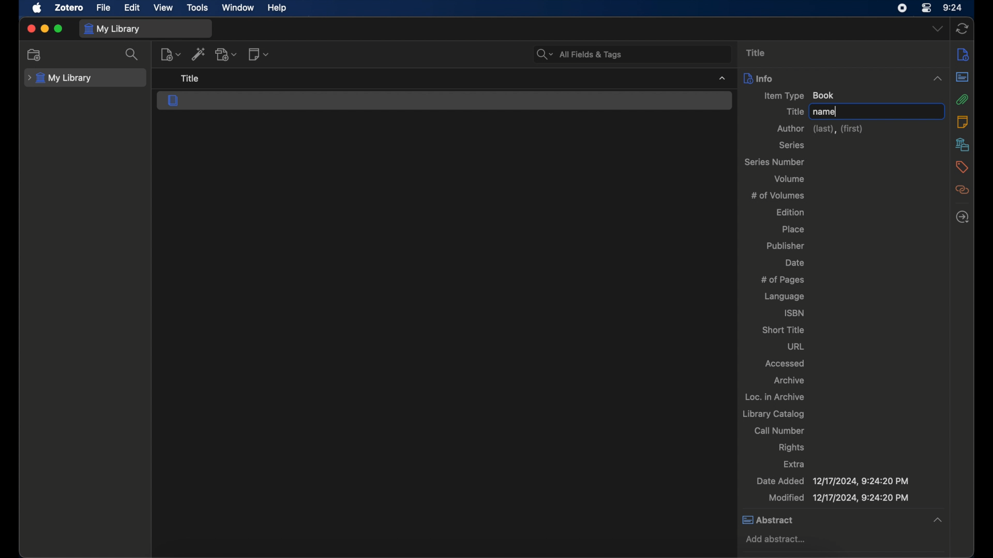  What do you see at coordinates (946, 259) in the screenshot?
I see `scroll box` at bounding box center [946, 259].